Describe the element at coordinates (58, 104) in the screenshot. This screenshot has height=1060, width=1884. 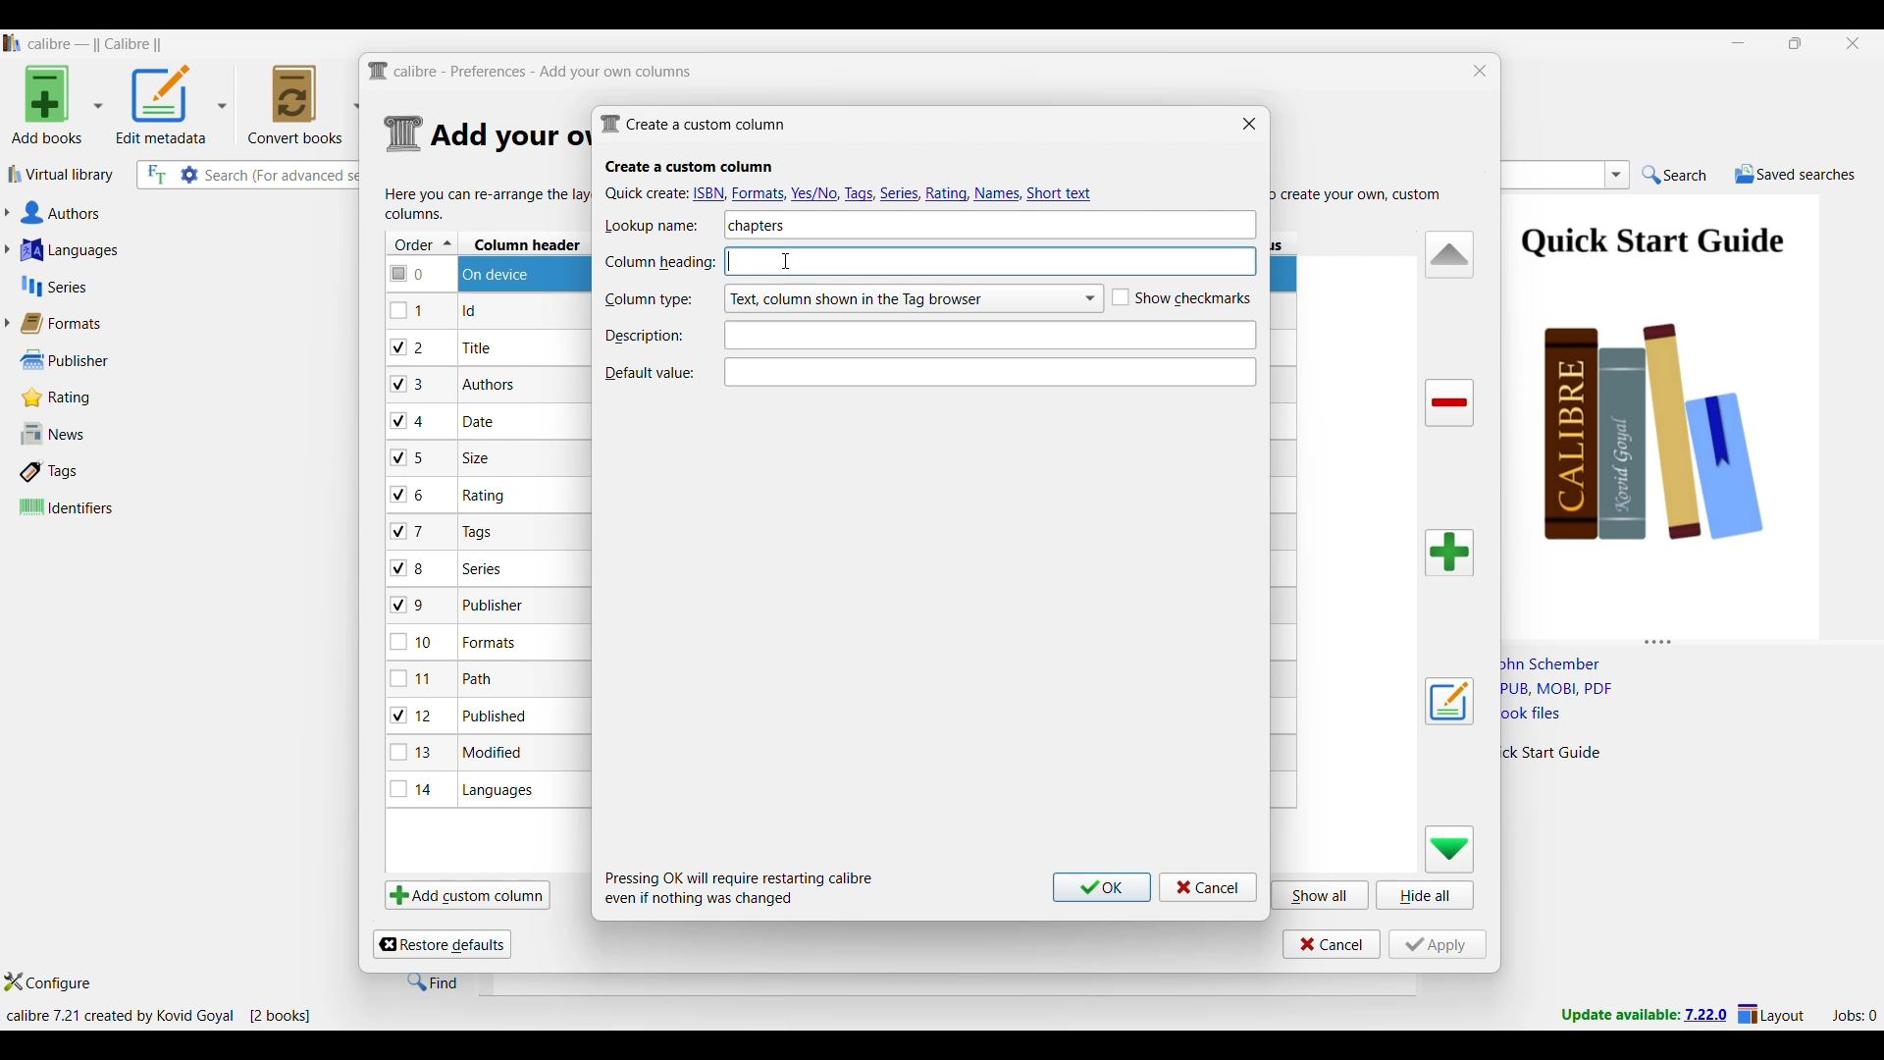
I see `Add book options` at that location.